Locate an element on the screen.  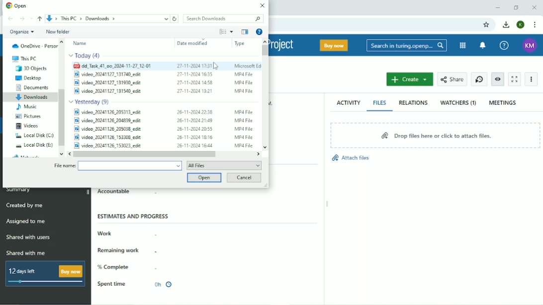
Downloads is located at coordinates (33, 98).